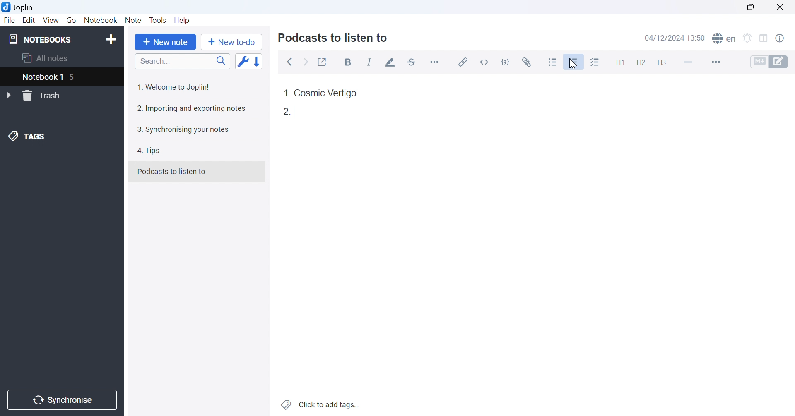 This screenshot has height=416, width=795. Describe the element at coordinates (46, 59) in the screenshot. I see `All notes` at that location.